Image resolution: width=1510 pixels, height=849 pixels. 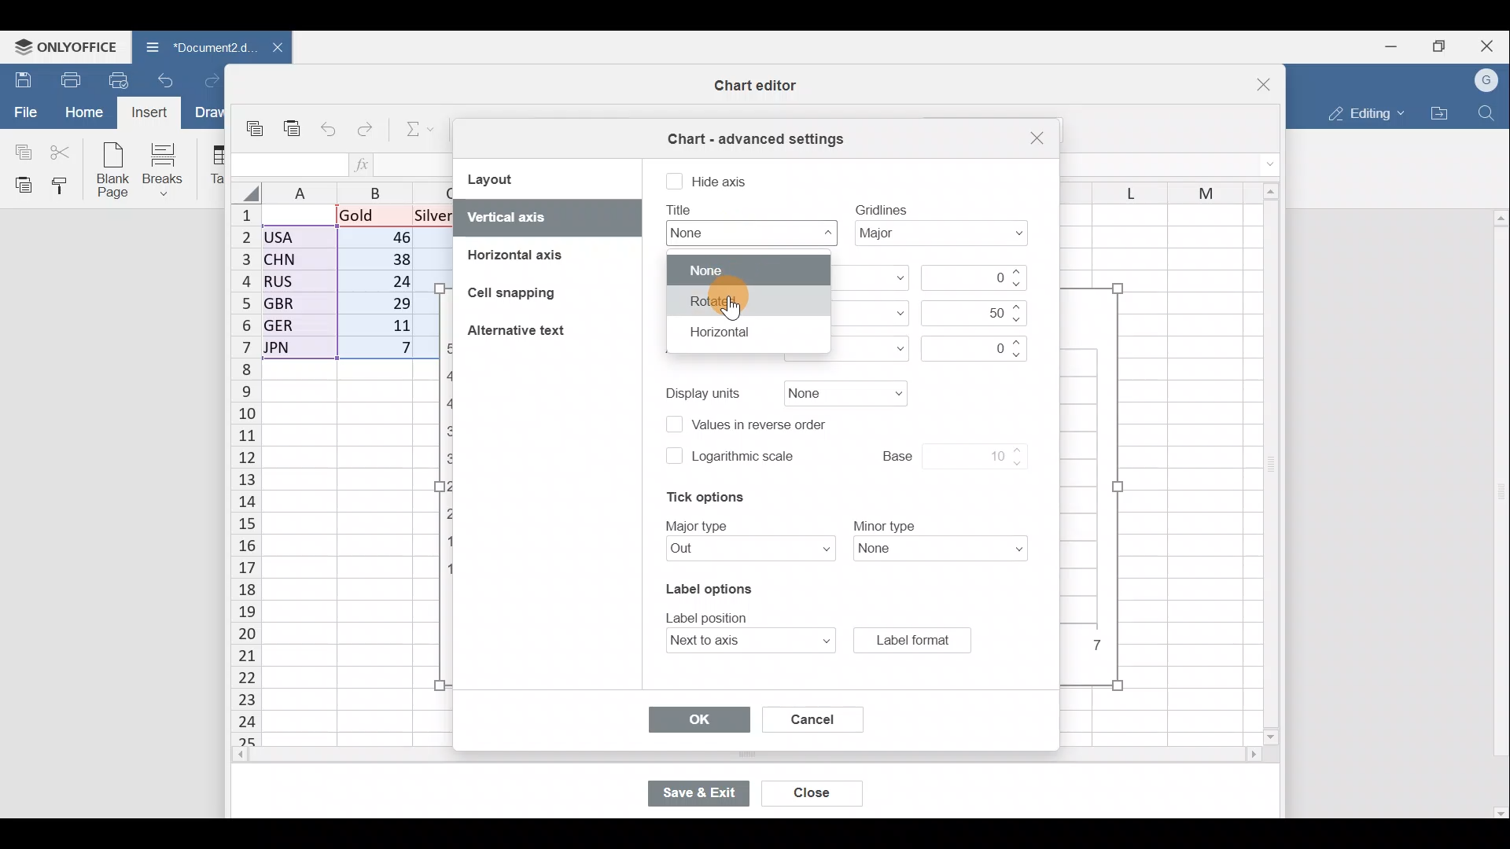 What do you see at coordinates (948, 550) in the screenshot?
I see `Minor type` at bounding box center [948, 550].